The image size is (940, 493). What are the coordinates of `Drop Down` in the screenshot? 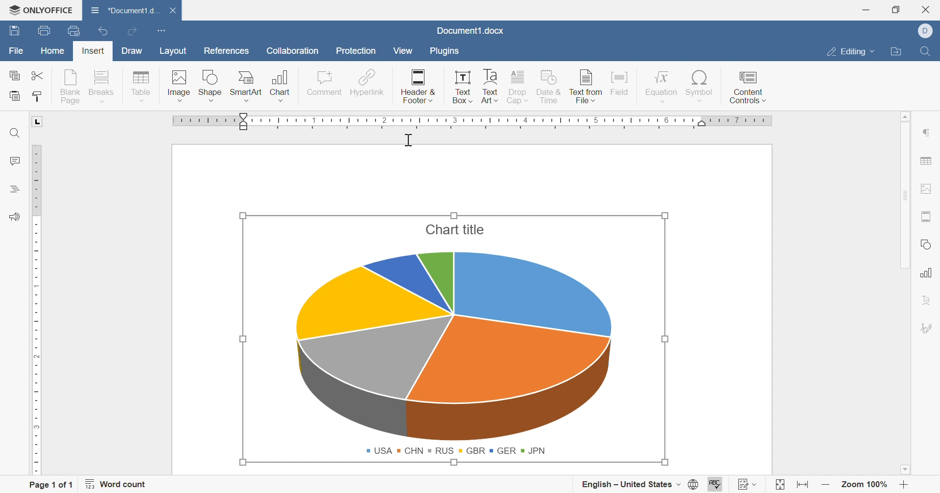 It's located at (679, 484).